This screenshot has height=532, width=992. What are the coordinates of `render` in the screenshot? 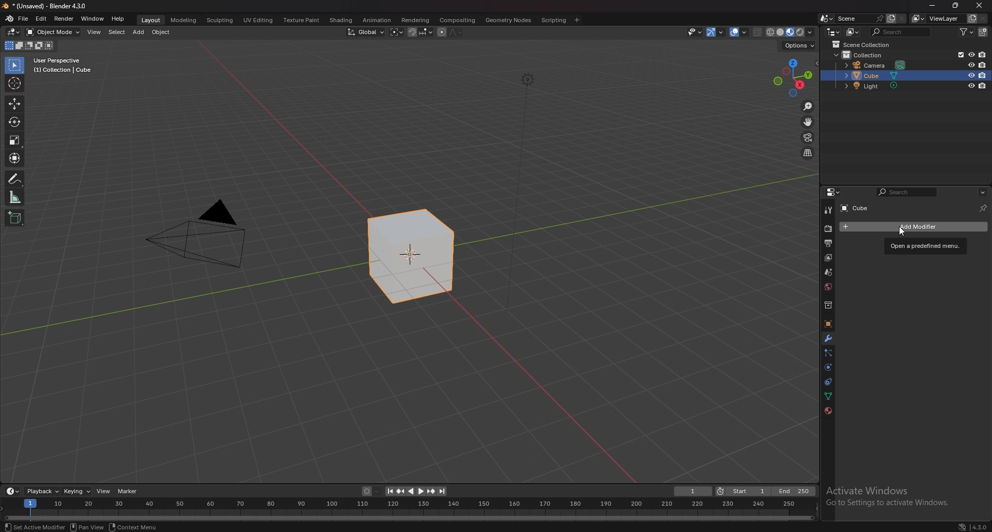 It's located at (827, 229).